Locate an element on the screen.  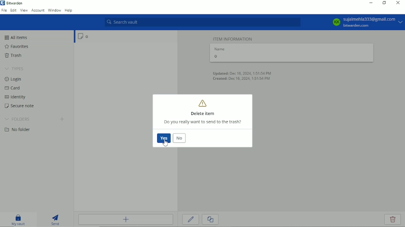
Name is located at coordinates (221, 49).